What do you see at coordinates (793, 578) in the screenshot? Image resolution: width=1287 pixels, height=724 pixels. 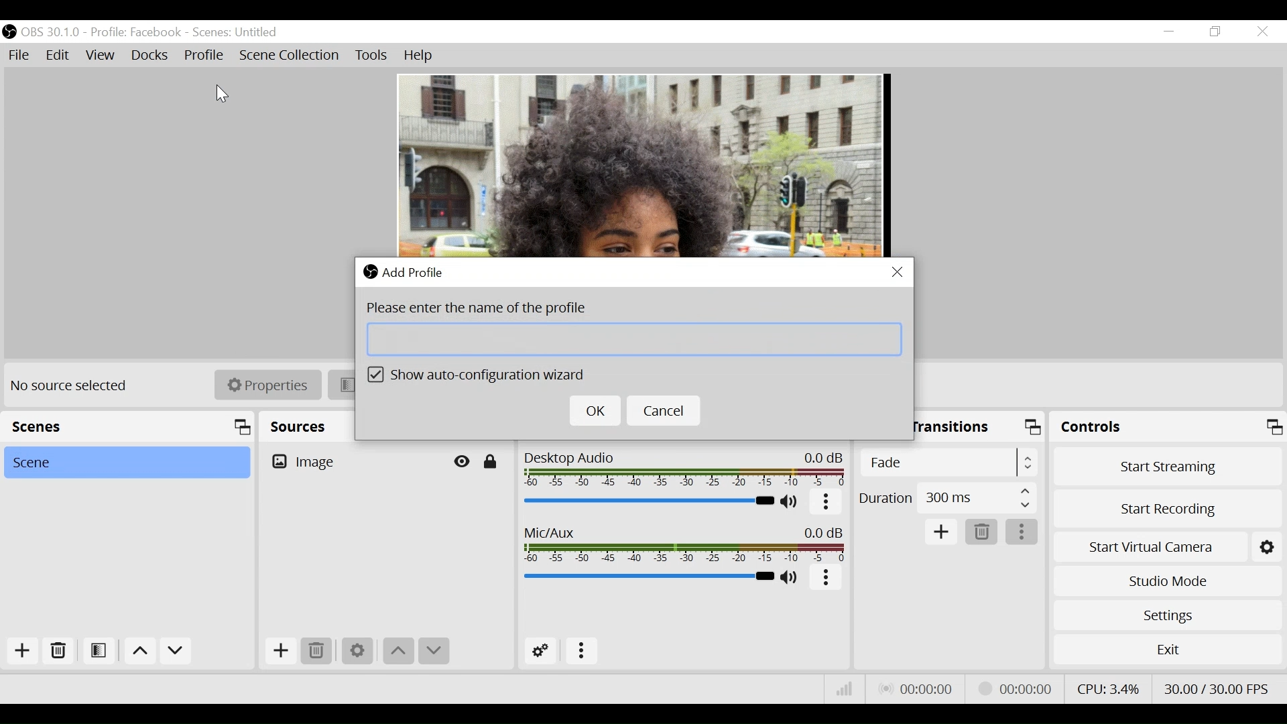 I see `(un)mute` at bounding box center [793, 578].